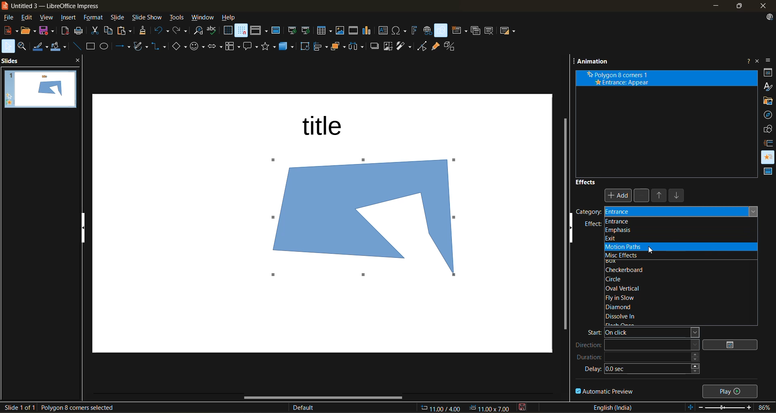 Image resolution: width=776 pixels, height=413 pixels. Describe the element at coordinates (661, 196) in the screenshot. I see `move up` at that location.